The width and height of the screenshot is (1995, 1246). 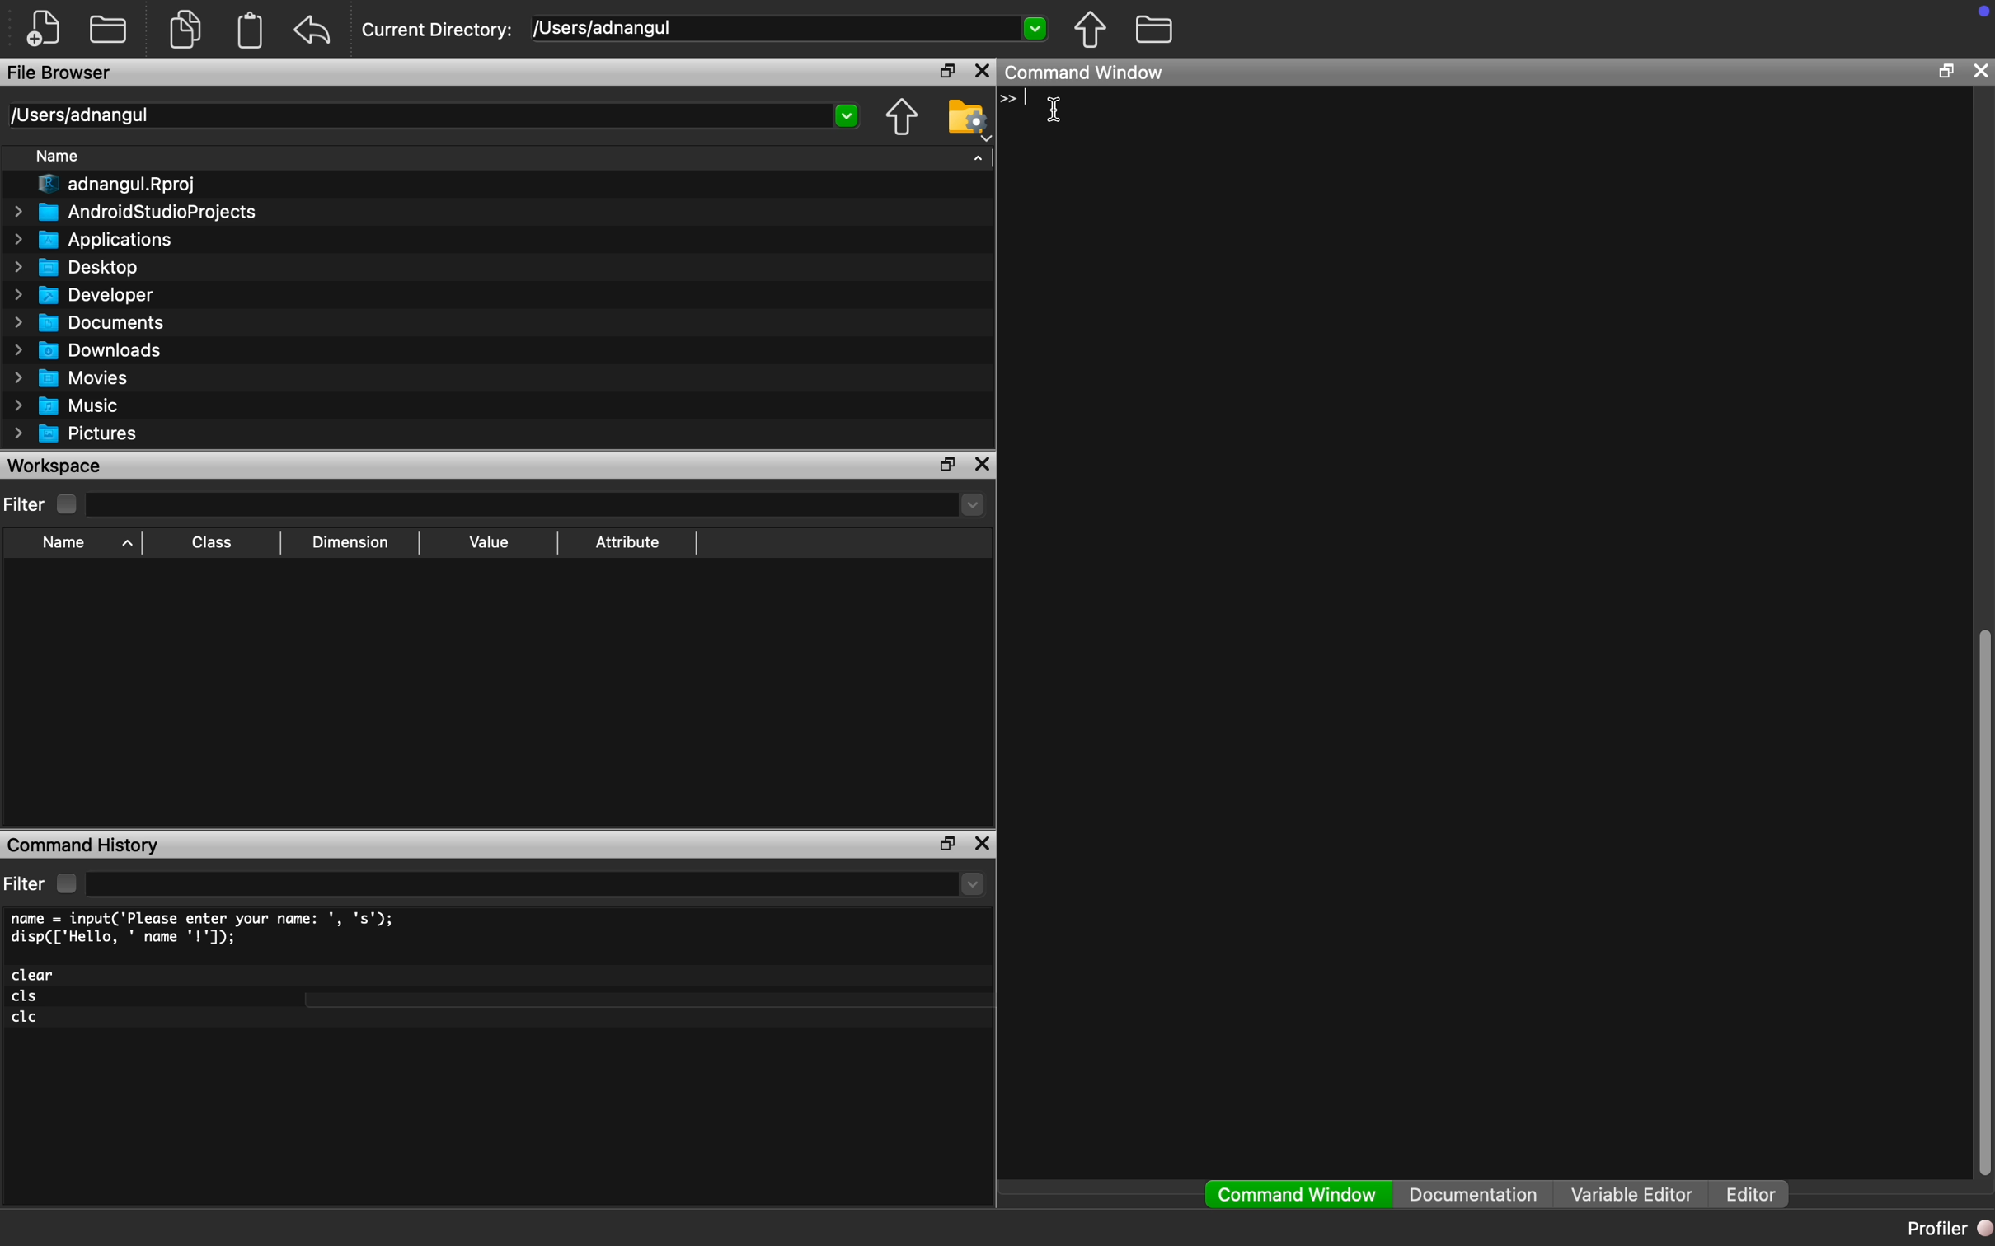 I want to click on Profiler, so click(x=1947, y=1227).